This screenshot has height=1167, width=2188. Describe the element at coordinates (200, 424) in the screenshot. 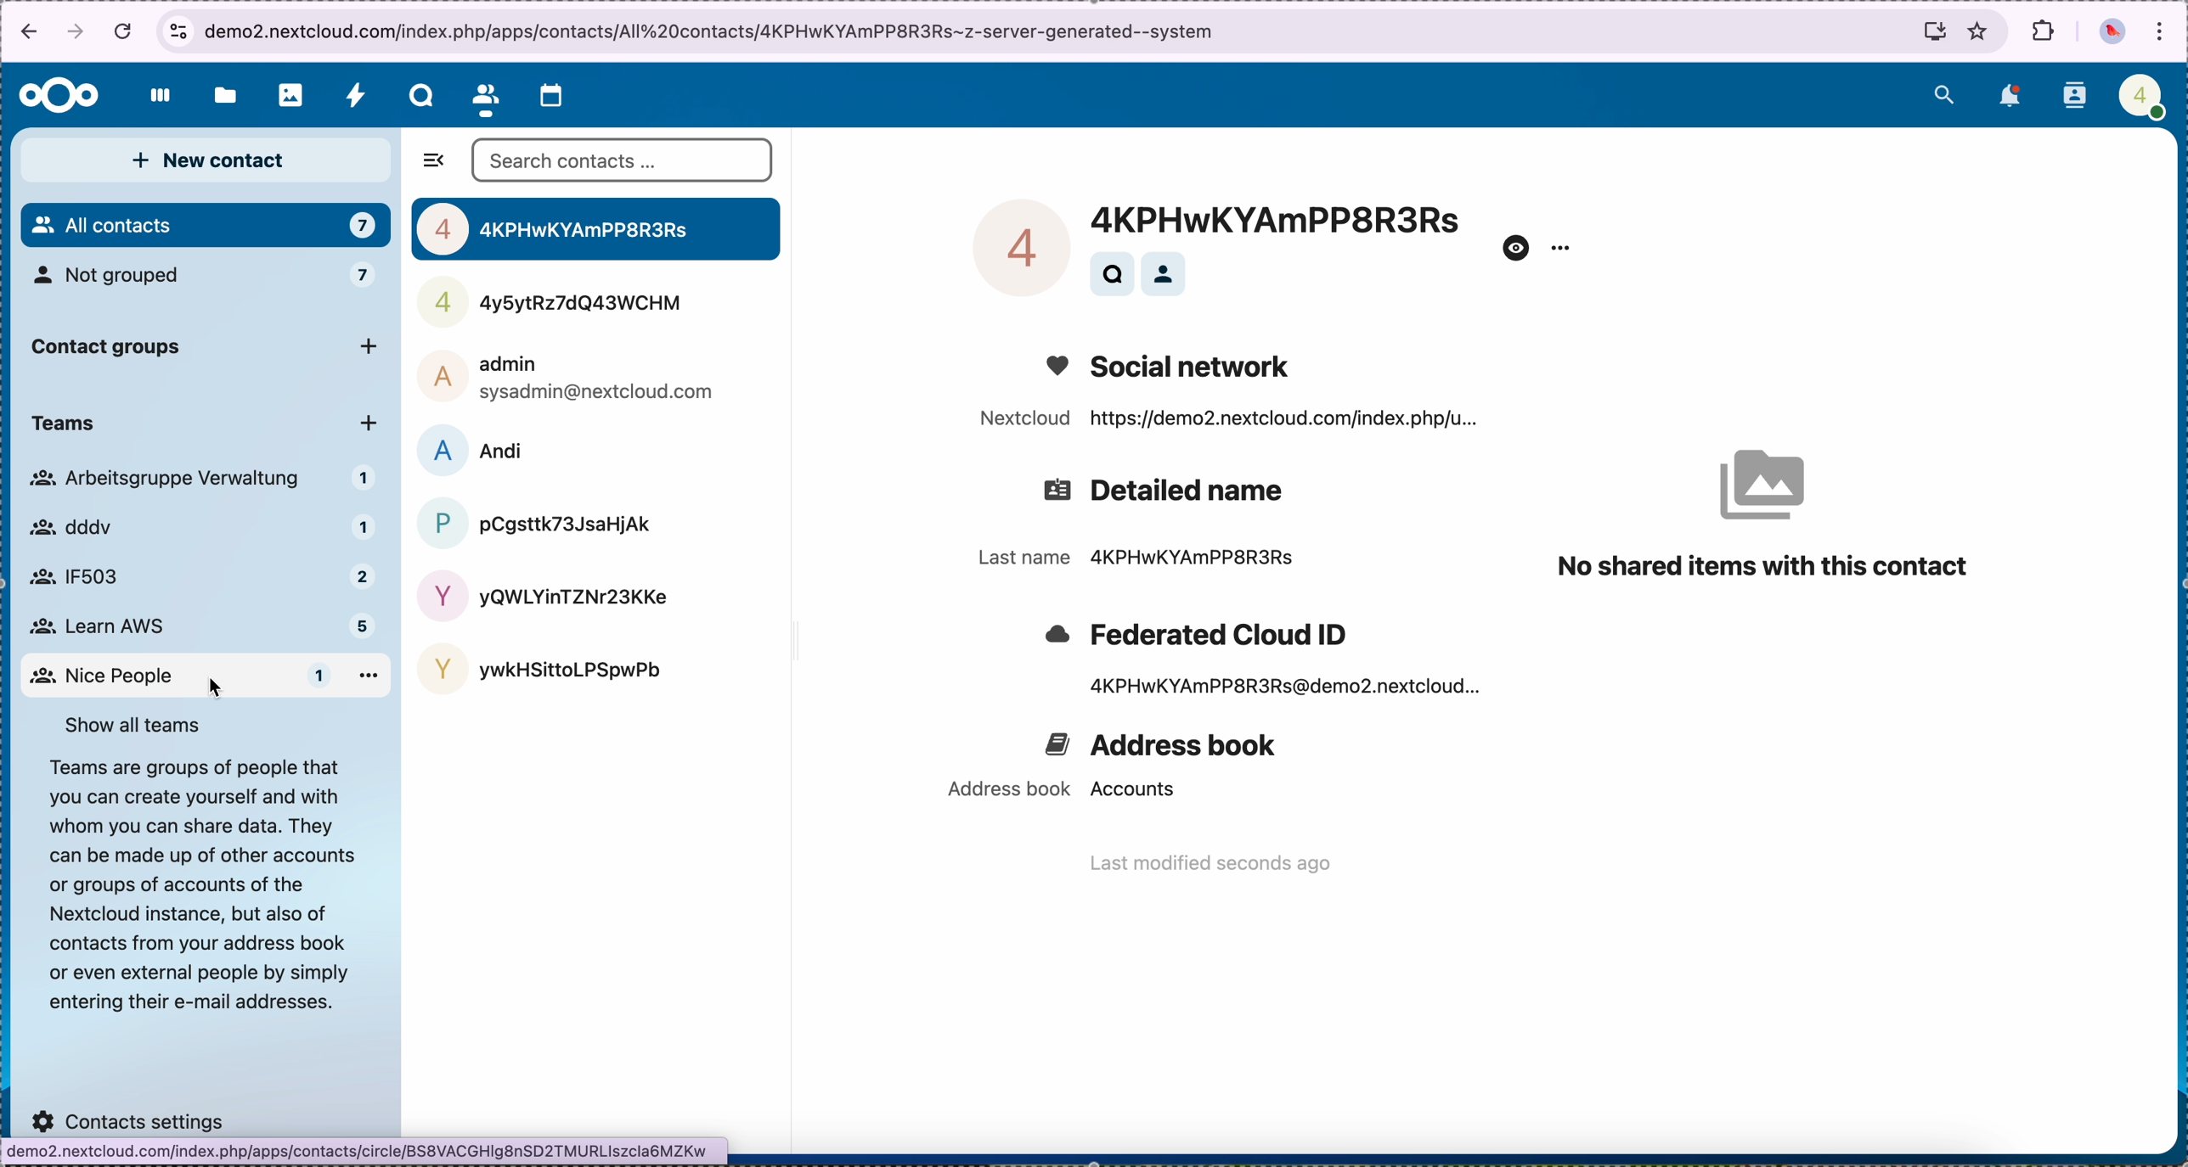

I see `teams` at that location.